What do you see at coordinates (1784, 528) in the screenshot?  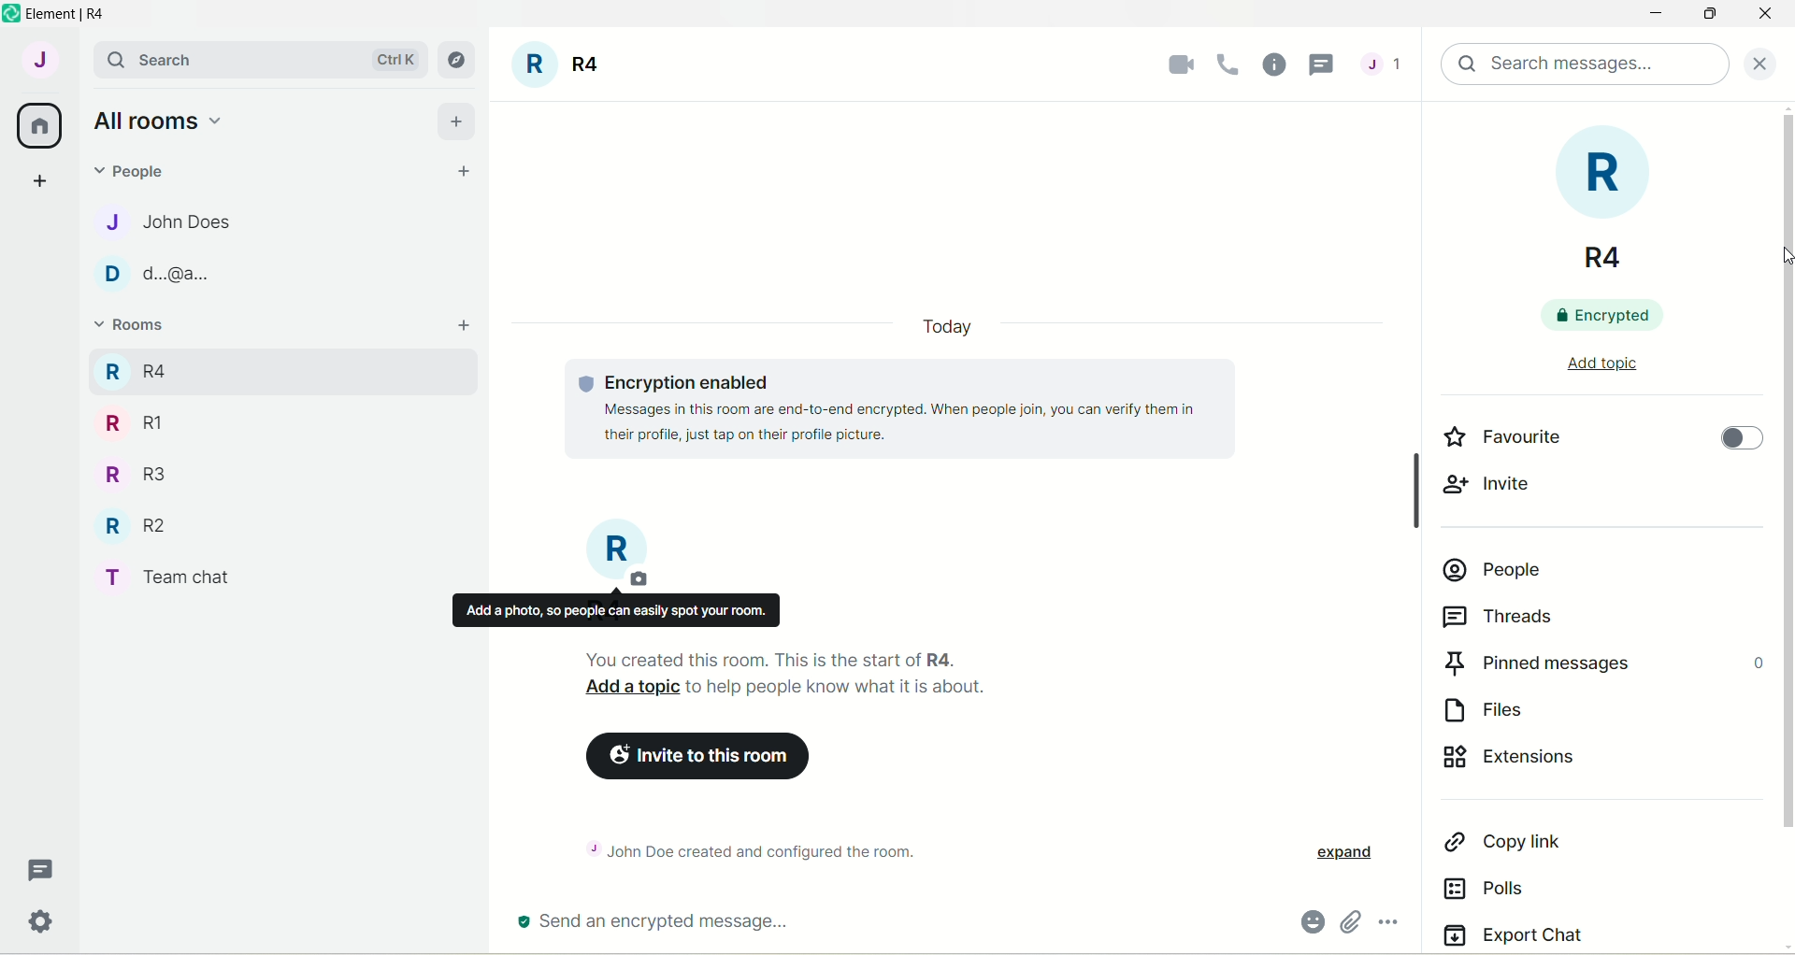 I see `vertical scroll bar` at bounding box center [1784, 528].